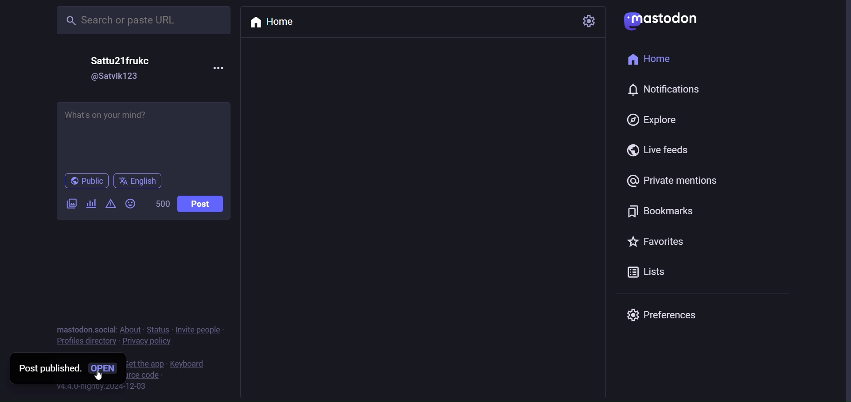 Image resolution: width=851 pixels, height=402 pixels. What do you see at coordinates (106, 369) in the screenshot?
I see `open` at bounding box center [106, 369].